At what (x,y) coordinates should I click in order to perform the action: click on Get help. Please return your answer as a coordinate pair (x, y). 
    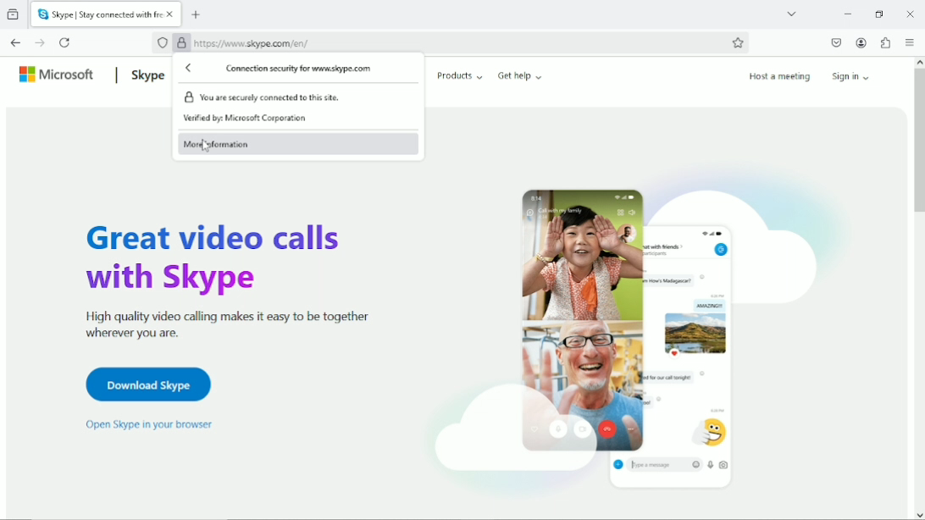
    Looking at the image, I should click on (520, 75).